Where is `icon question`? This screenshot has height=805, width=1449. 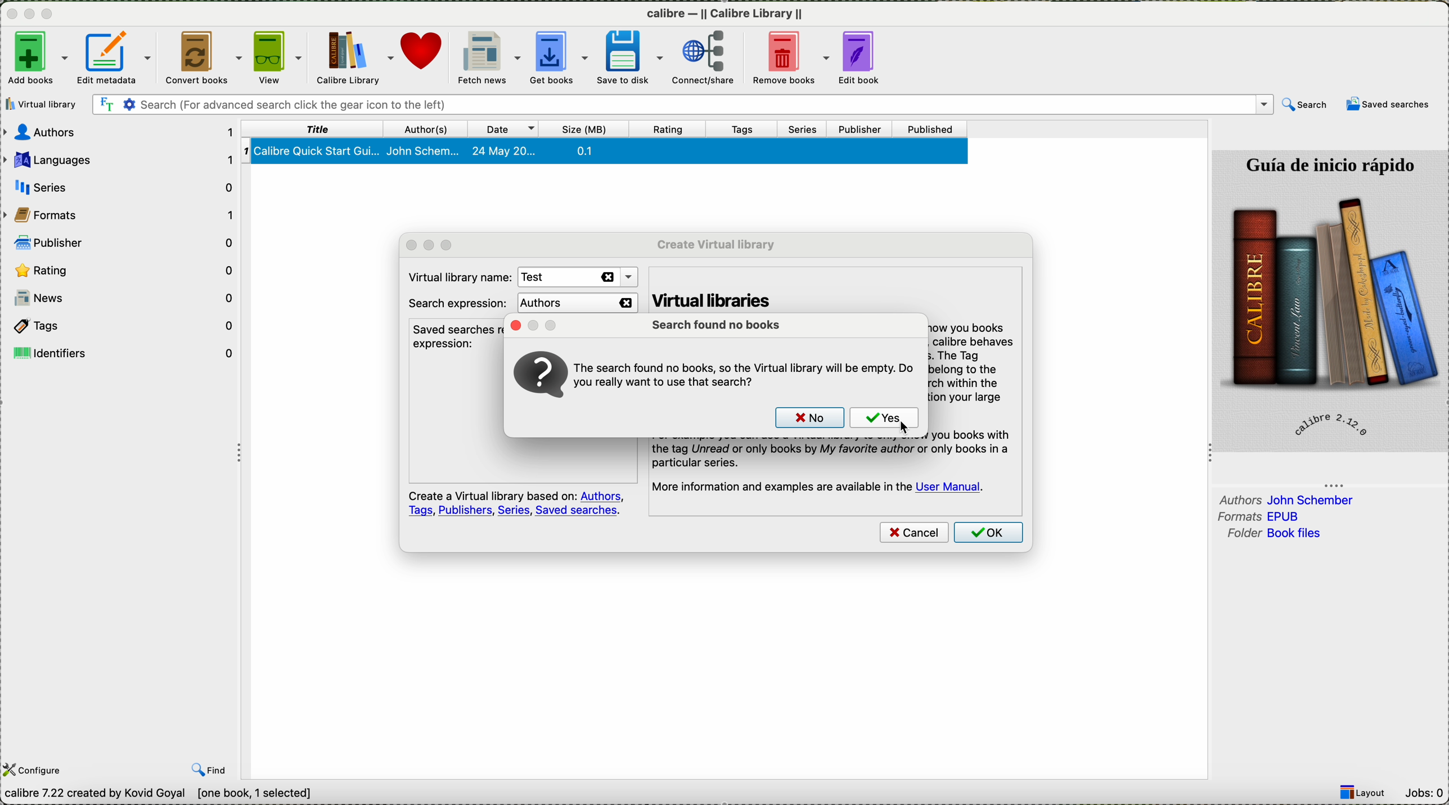
icon question is located at coordinates (539, 374).